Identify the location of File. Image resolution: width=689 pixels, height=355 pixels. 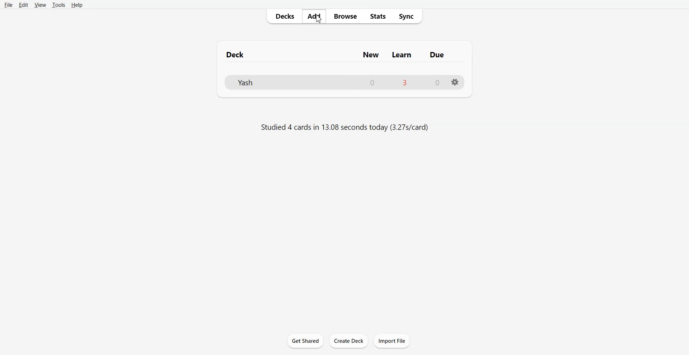
(9, 5).